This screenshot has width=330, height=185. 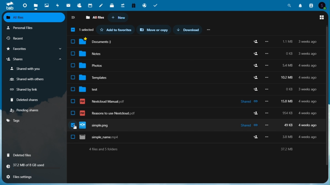 What do you see at coordinates (75, 127) in the screenshot?
I see `cursor` at bounding box center [75, 127].